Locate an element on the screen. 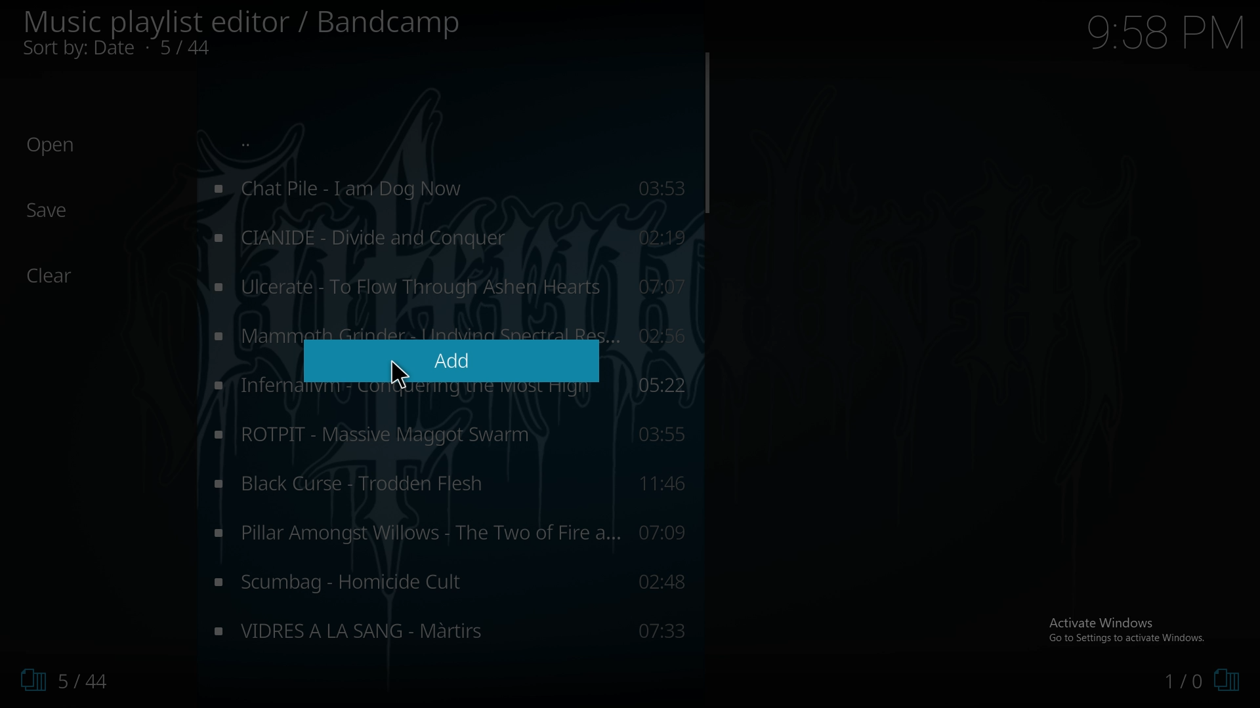 This screenshot has height=708, width=1260. 1/3 is located at coordinates (59, 680).